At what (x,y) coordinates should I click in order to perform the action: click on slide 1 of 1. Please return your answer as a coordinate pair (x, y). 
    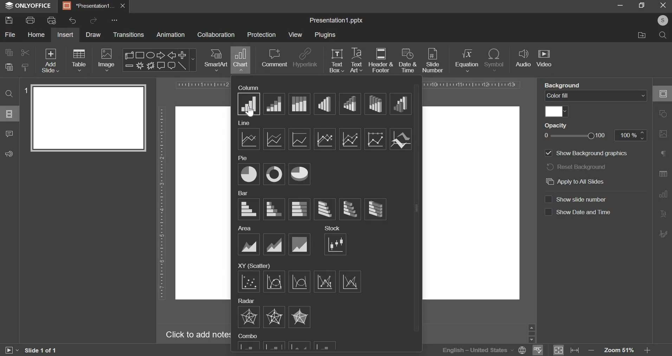
    Looking at the image, I should click on (40, 350).